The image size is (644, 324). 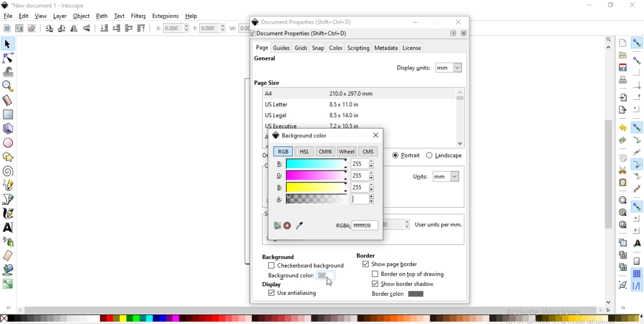 I want to click on undo, so click(x=621, y=128).